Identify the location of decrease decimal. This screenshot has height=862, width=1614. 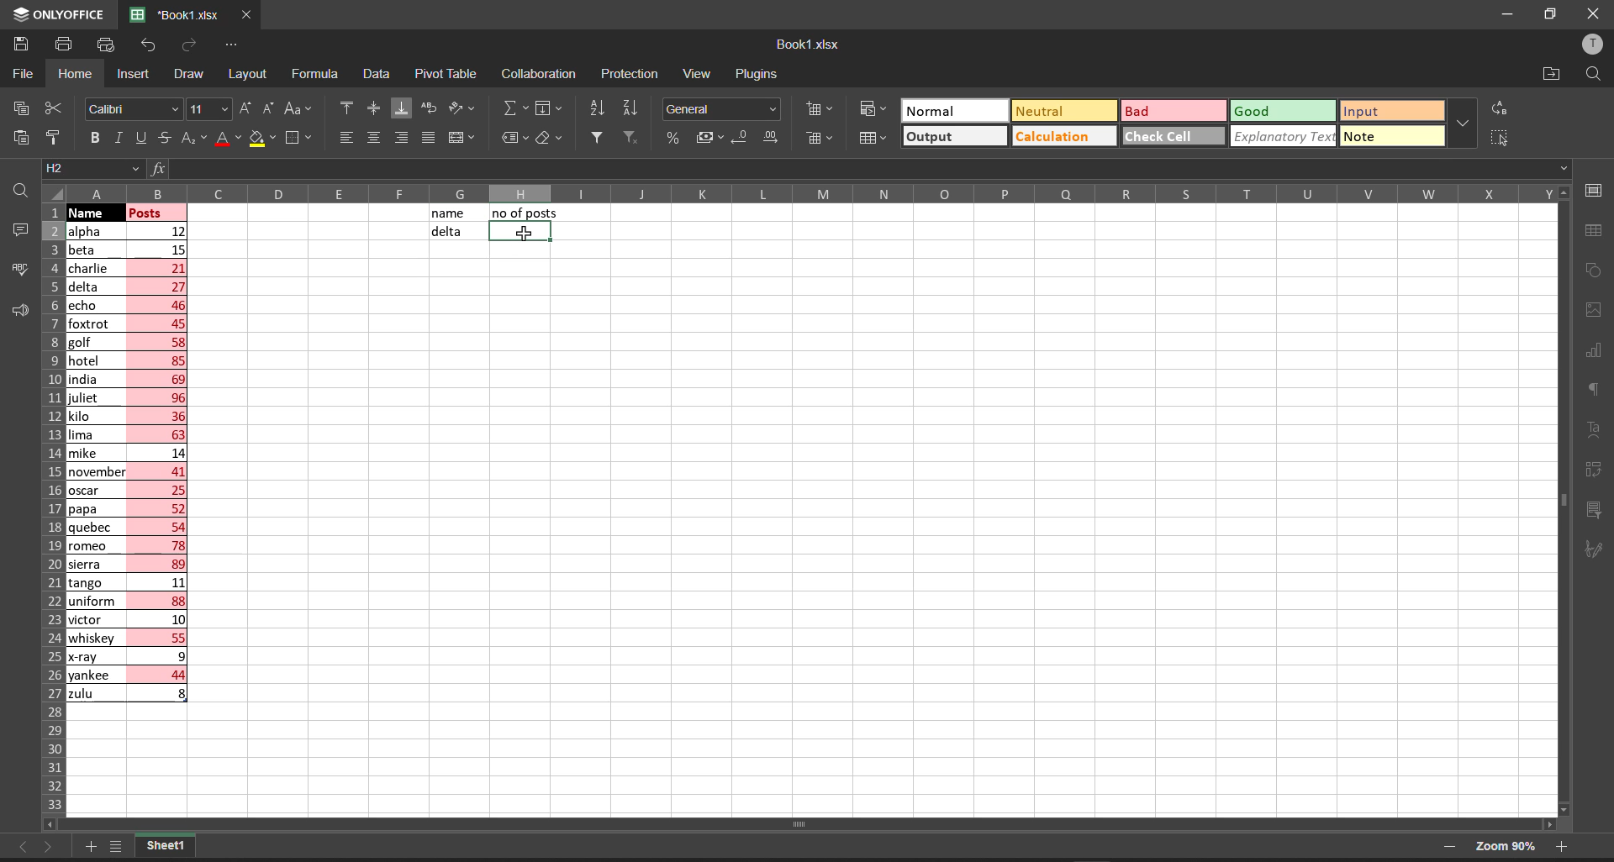
(737, 138).